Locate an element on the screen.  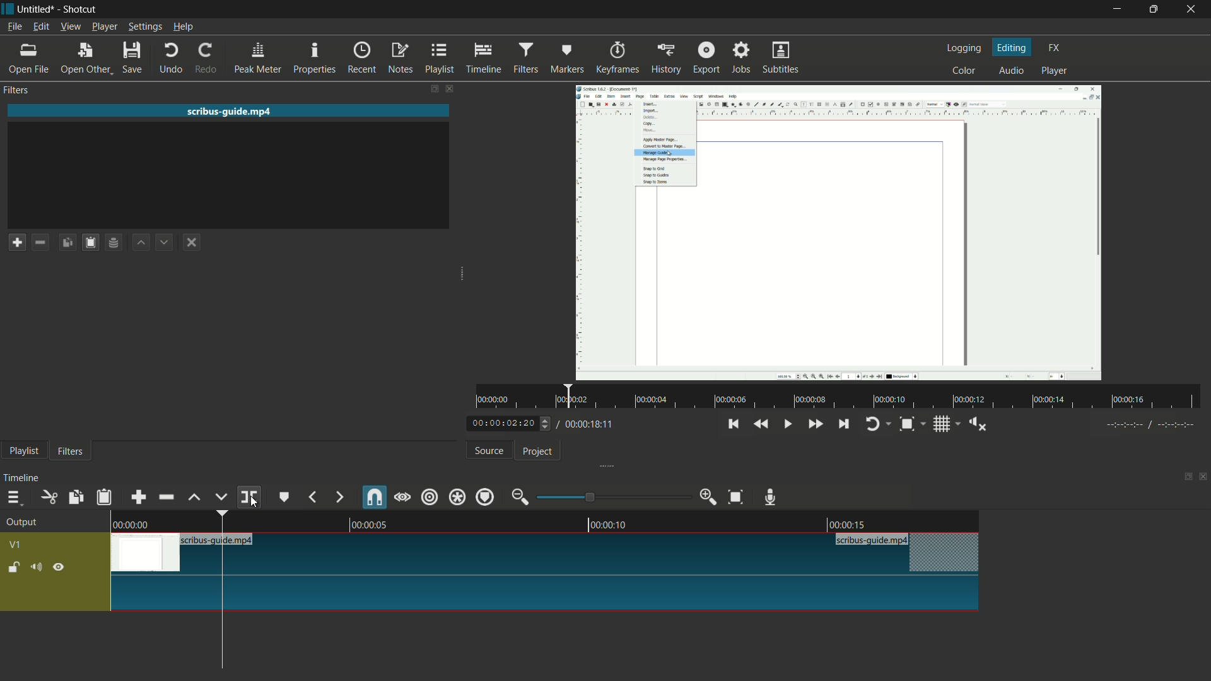
filters is located at coordinates (527, 58).